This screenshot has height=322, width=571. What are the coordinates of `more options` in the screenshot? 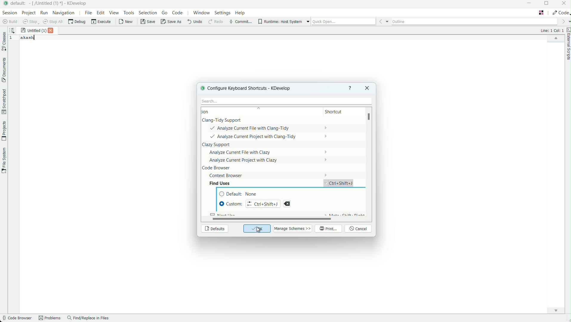 It's located at (308, 22).